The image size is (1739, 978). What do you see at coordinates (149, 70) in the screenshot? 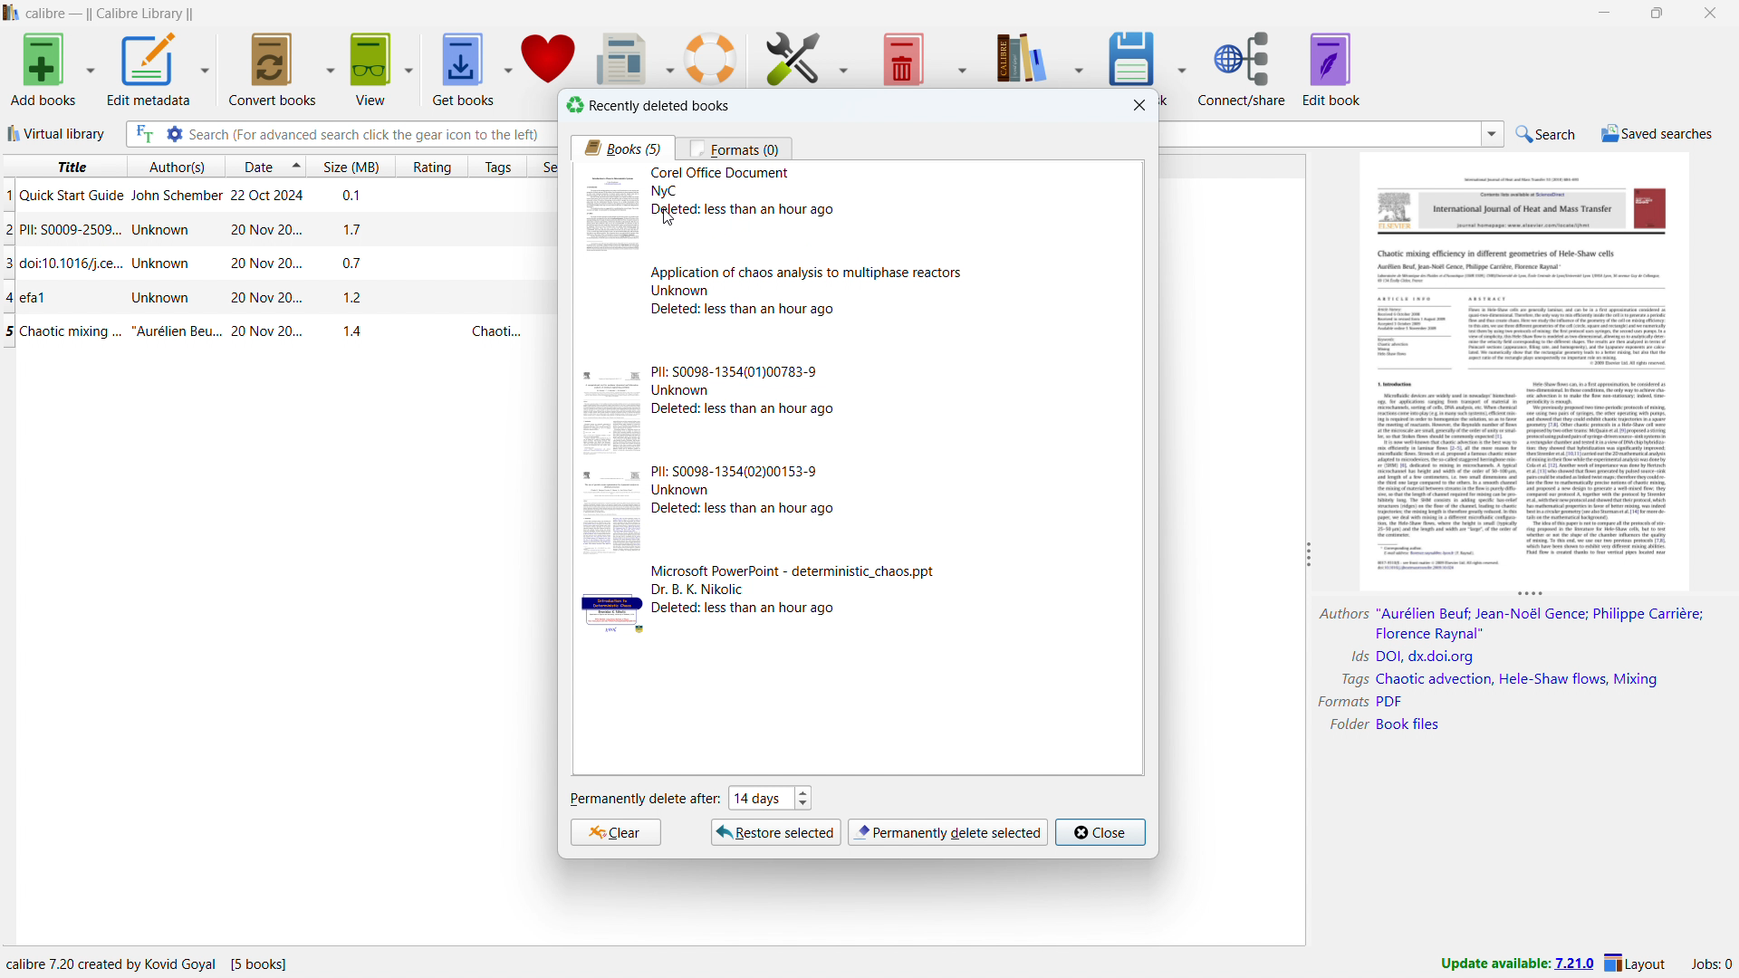
I see `edit metadata` at bounding box center [149, 70].